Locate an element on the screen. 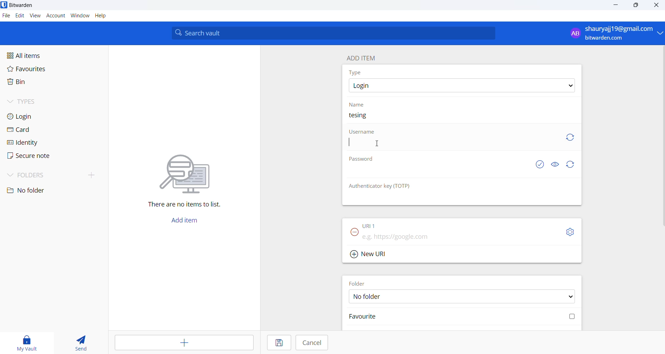 This screenshot has width=665, height=354. identity is located at coordinates (39, 143).